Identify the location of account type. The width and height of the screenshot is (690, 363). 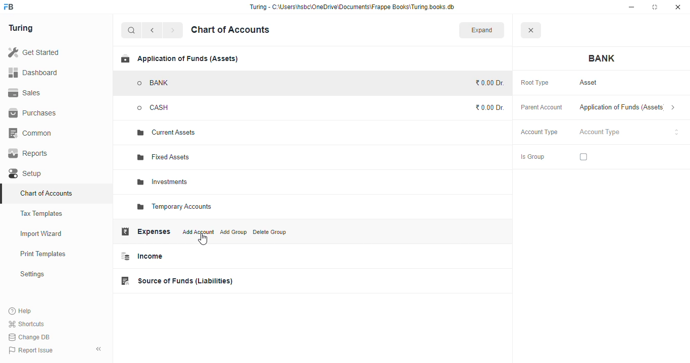
(539, 132).